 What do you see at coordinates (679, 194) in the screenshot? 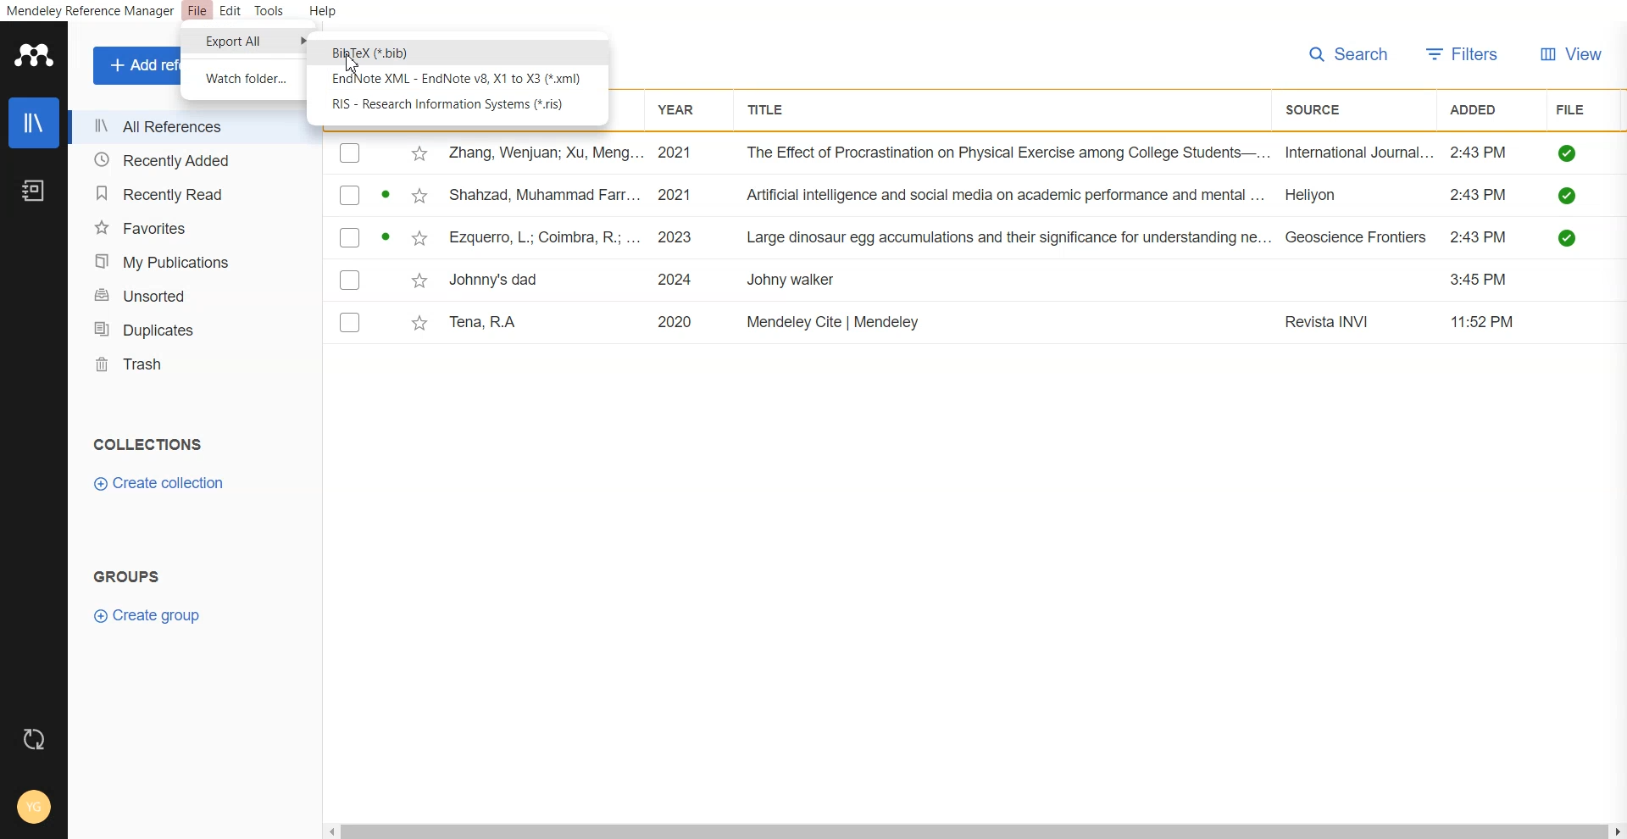
I see `2021` at bounding box center [679, 194].